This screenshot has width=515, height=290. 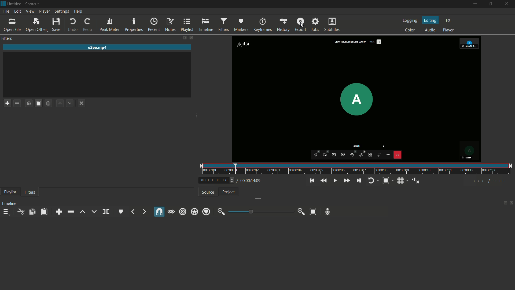 I want to click on ripple delete, so click(x=70, y=212).